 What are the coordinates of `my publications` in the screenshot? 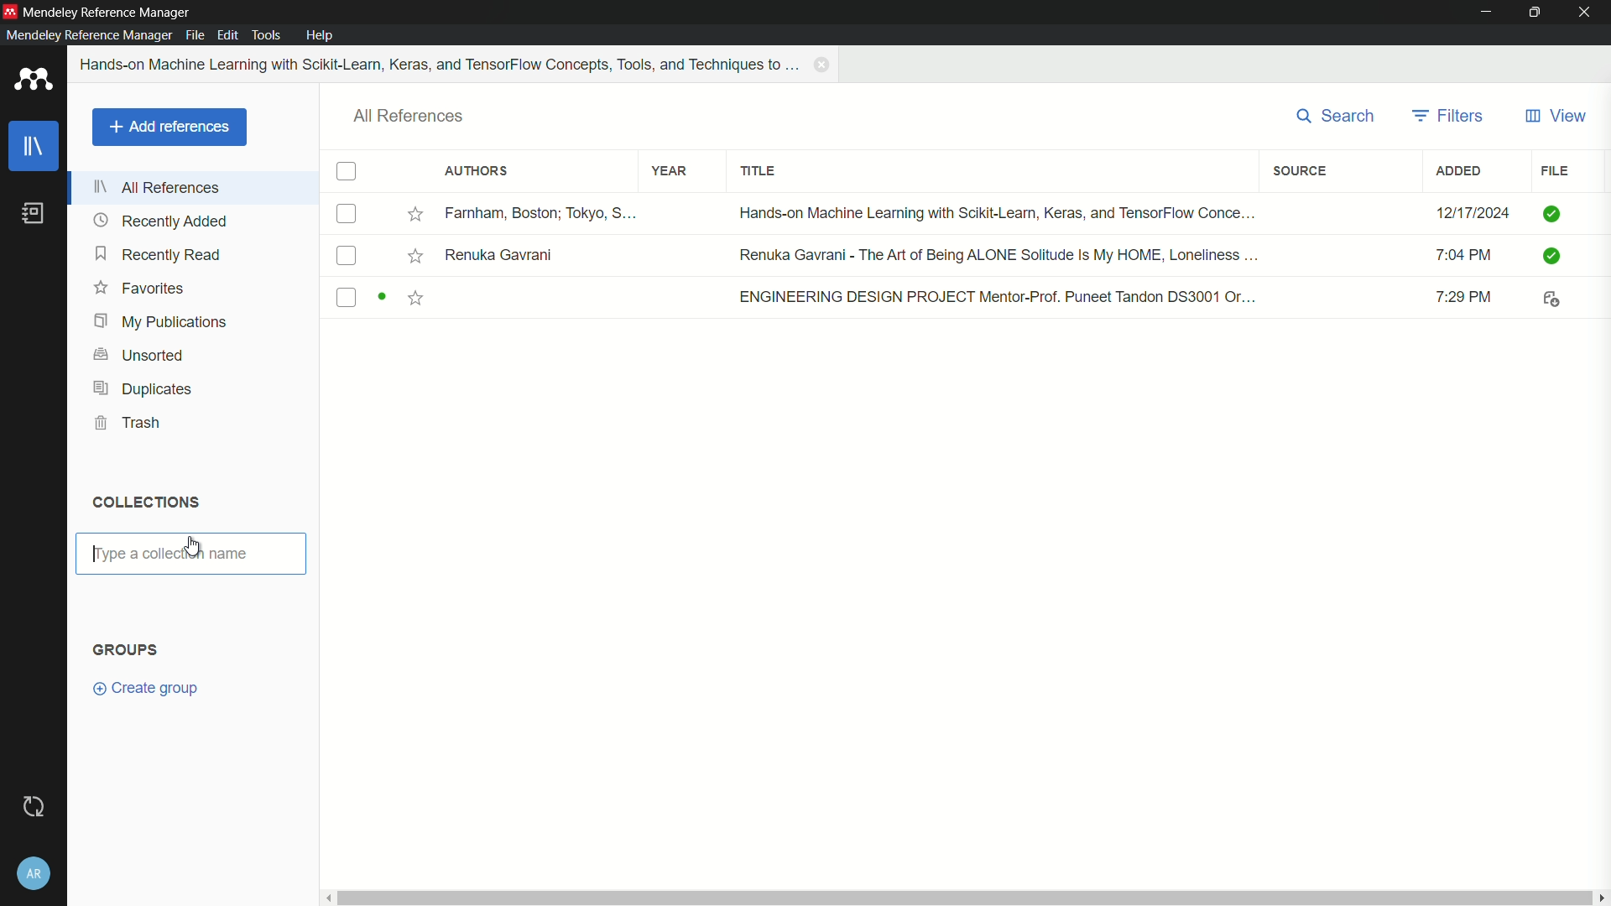 It's located at (158, 322).